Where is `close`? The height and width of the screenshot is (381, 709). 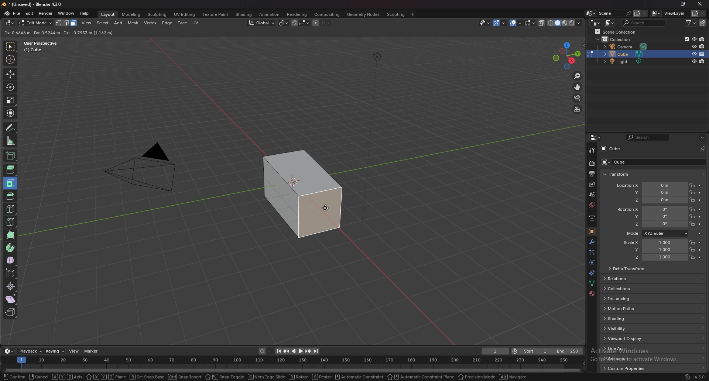
close is located at coordinates (701, 4).